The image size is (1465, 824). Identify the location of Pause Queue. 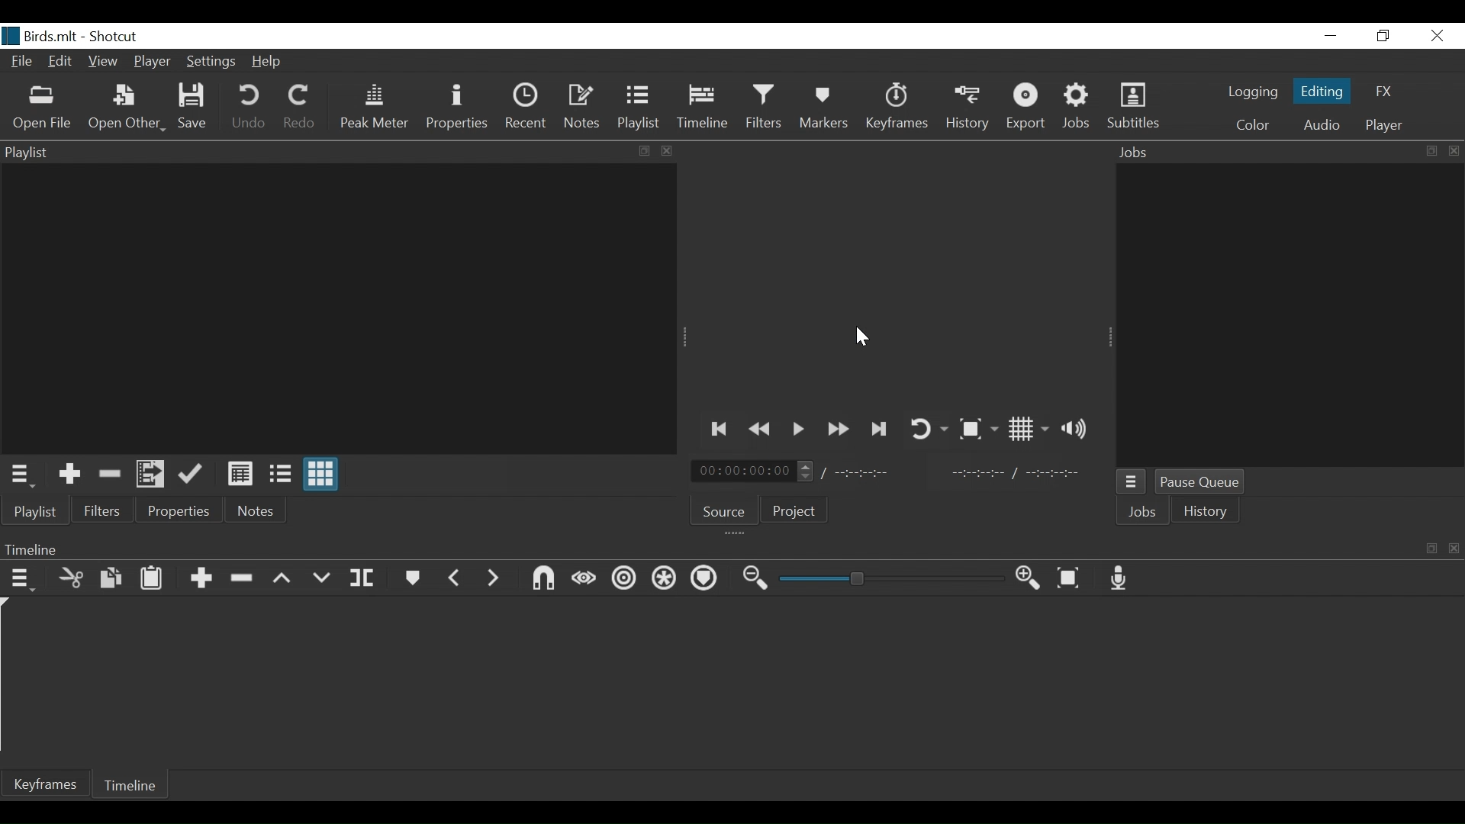
(1206, 484).